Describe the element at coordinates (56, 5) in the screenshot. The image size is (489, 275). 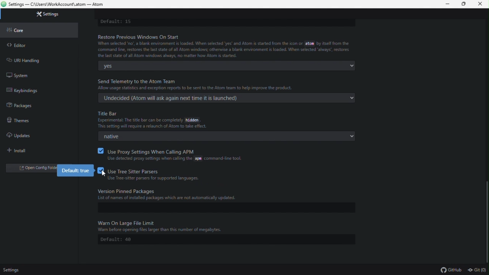
I see `file name and file path` at that location.